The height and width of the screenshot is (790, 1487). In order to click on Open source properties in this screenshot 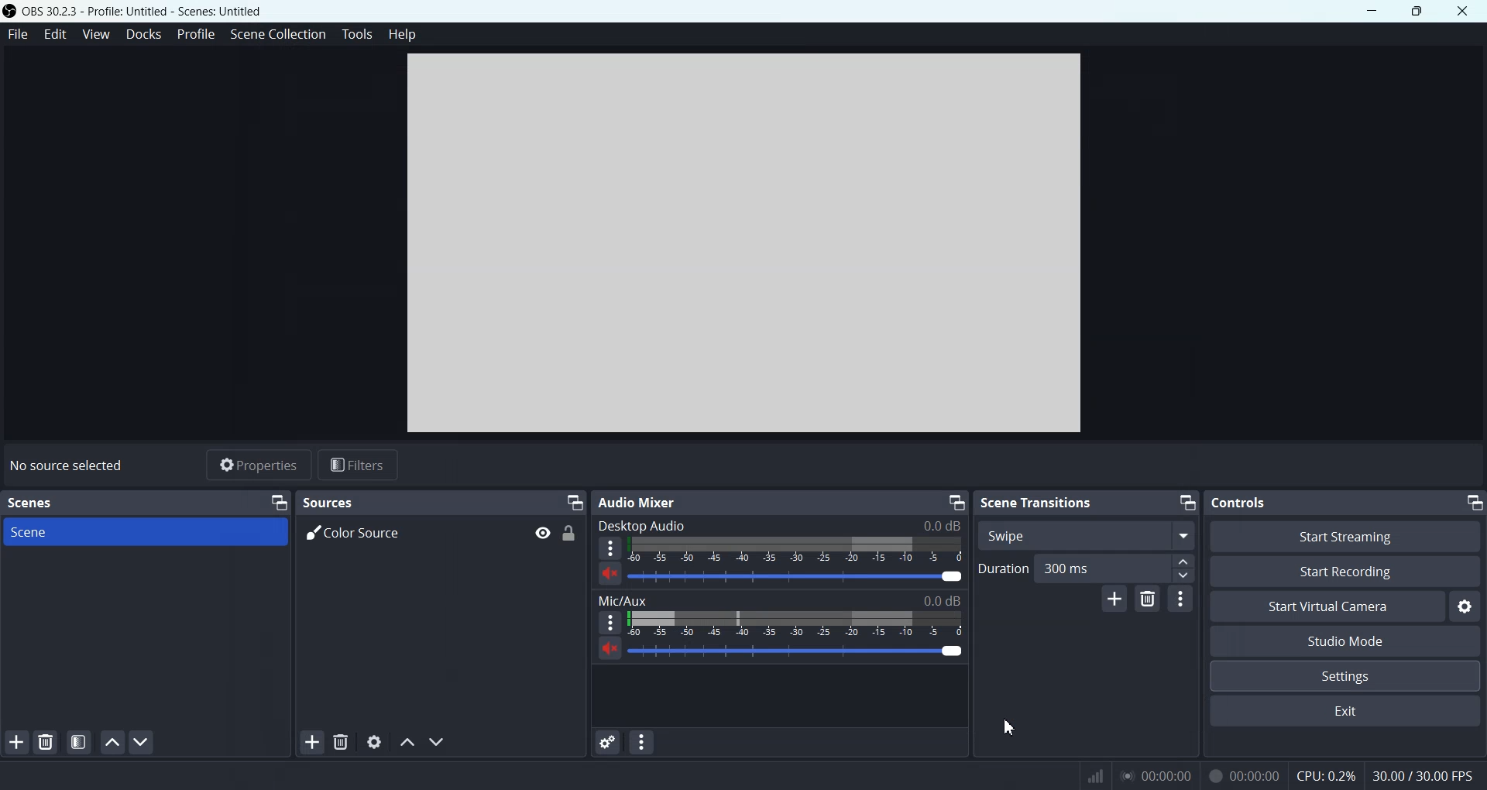, I will do `click(373, 742)`.